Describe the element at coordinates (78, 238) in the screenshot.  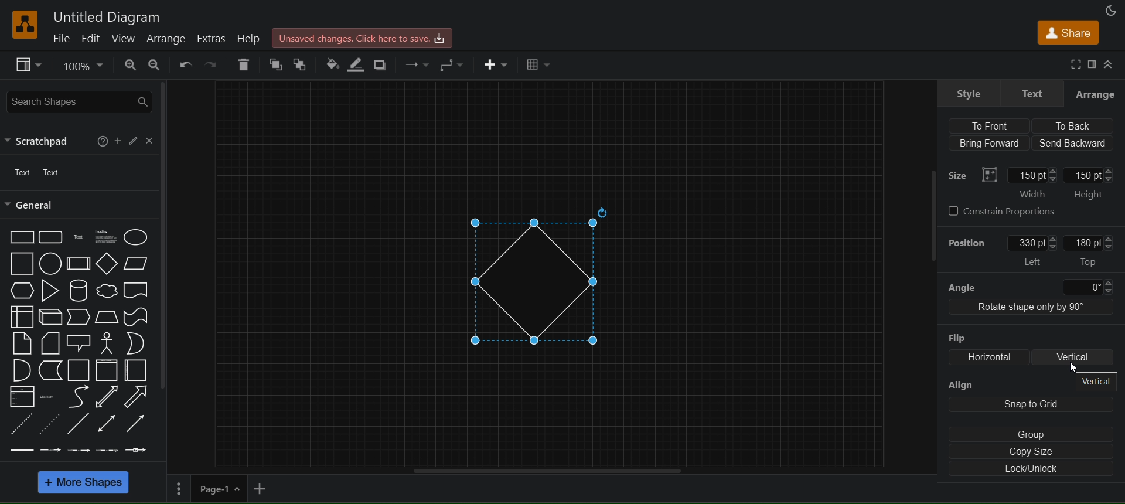
I see `text` at that location.